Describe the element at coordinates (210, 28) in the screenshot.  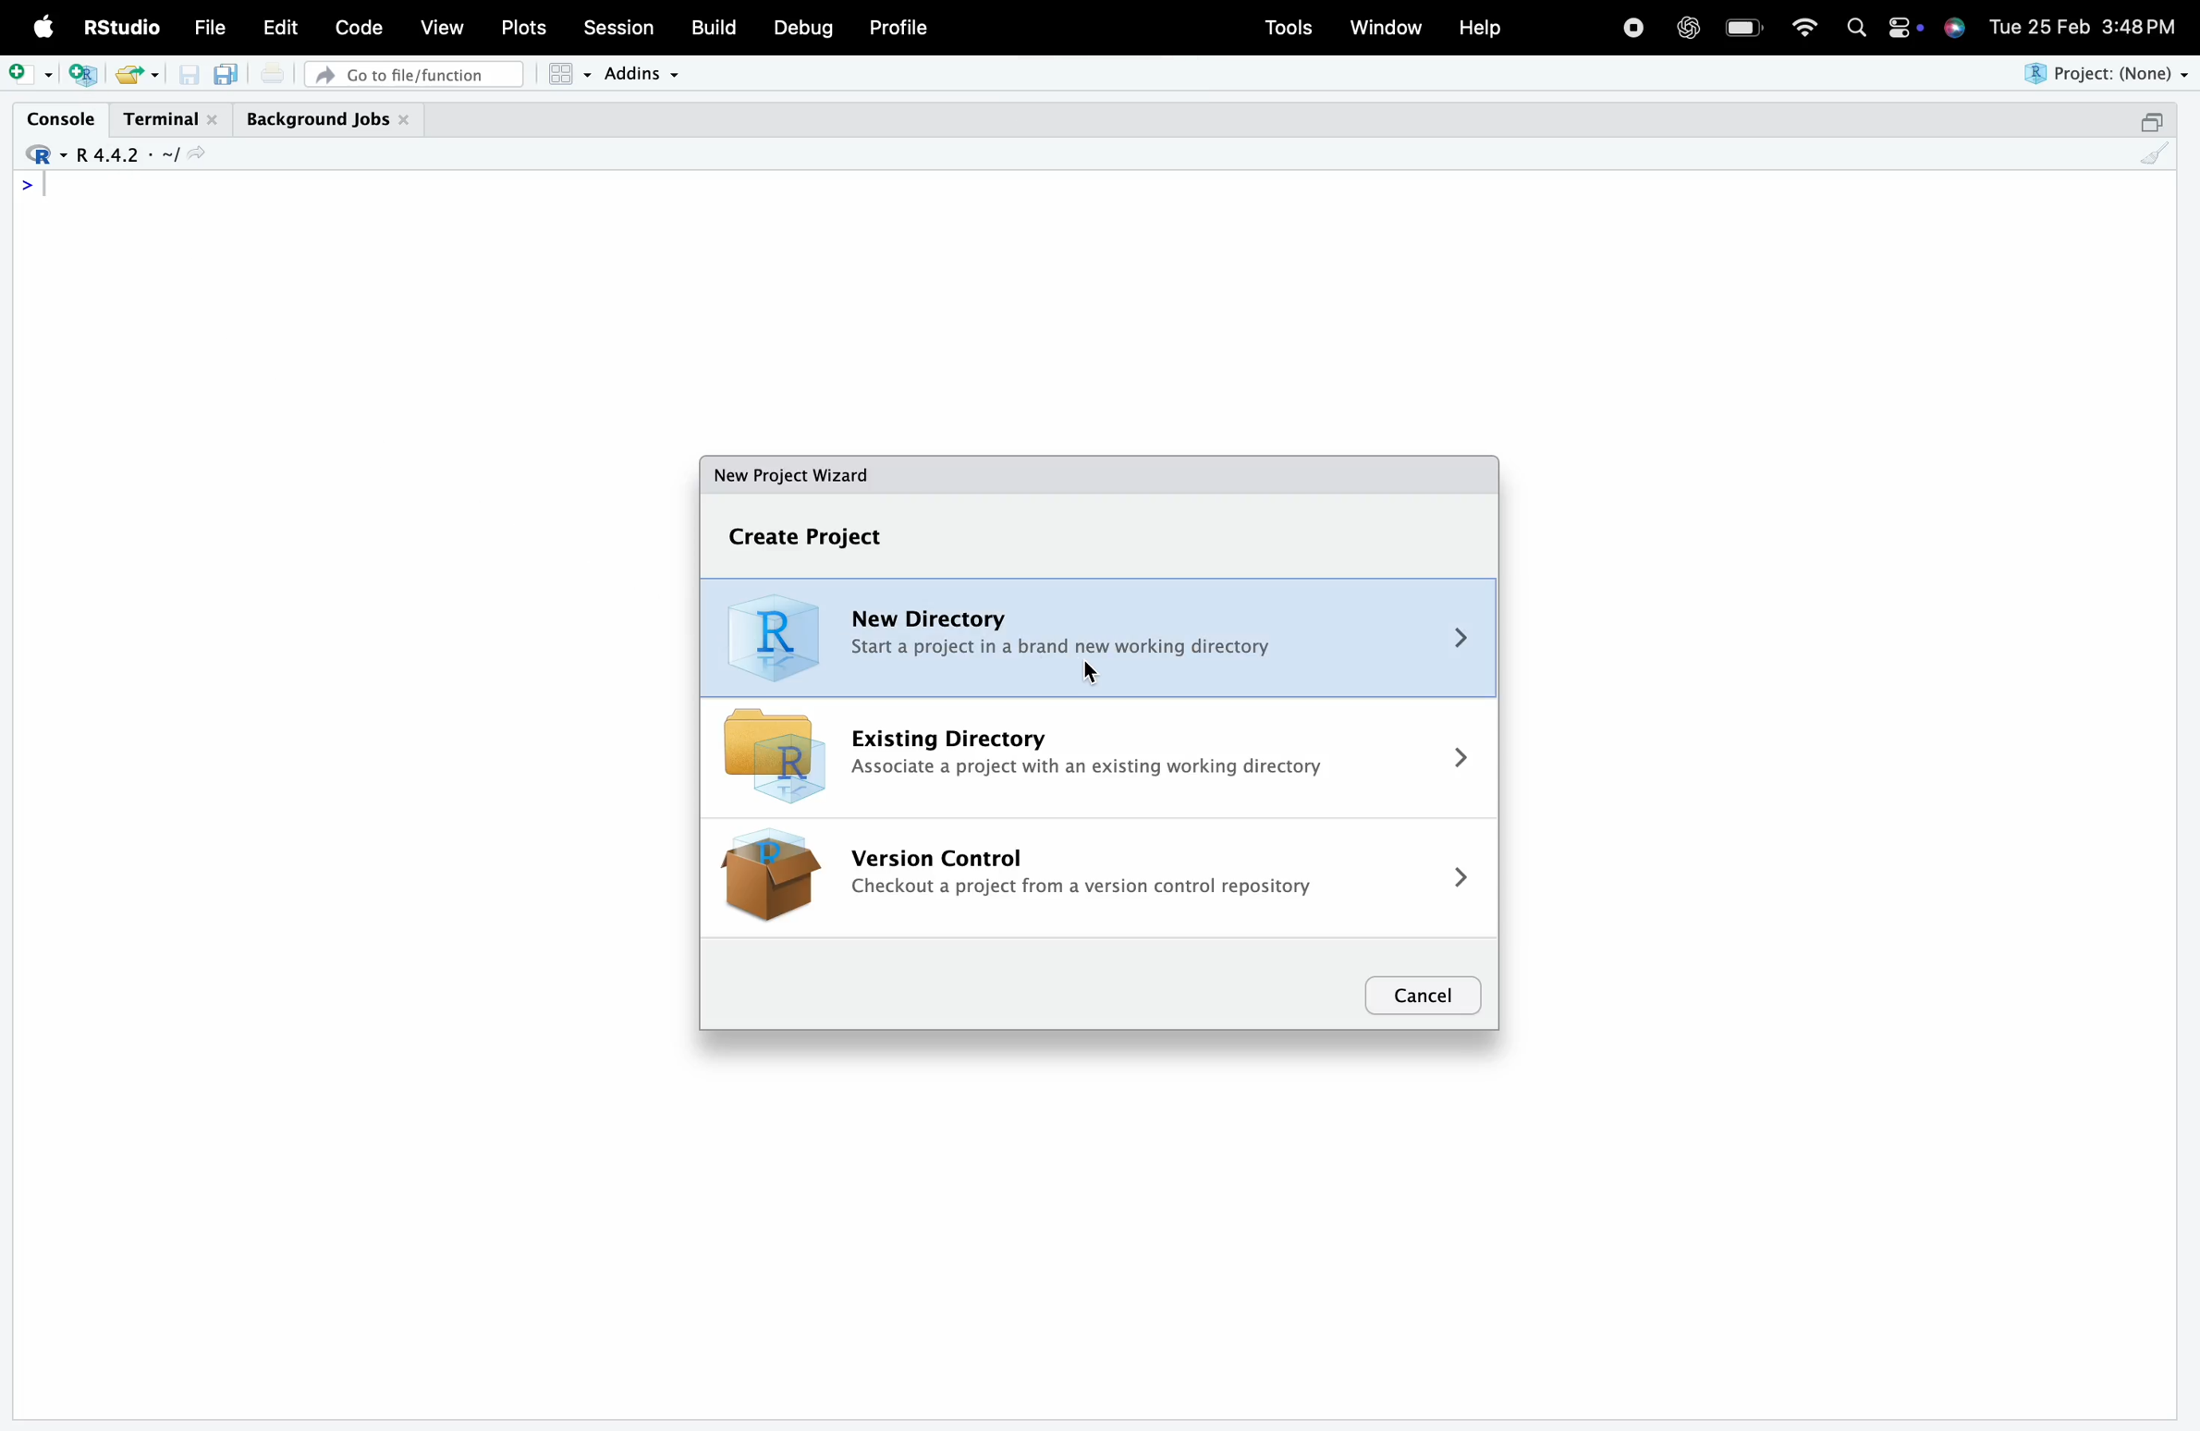
I see `File` at that location.